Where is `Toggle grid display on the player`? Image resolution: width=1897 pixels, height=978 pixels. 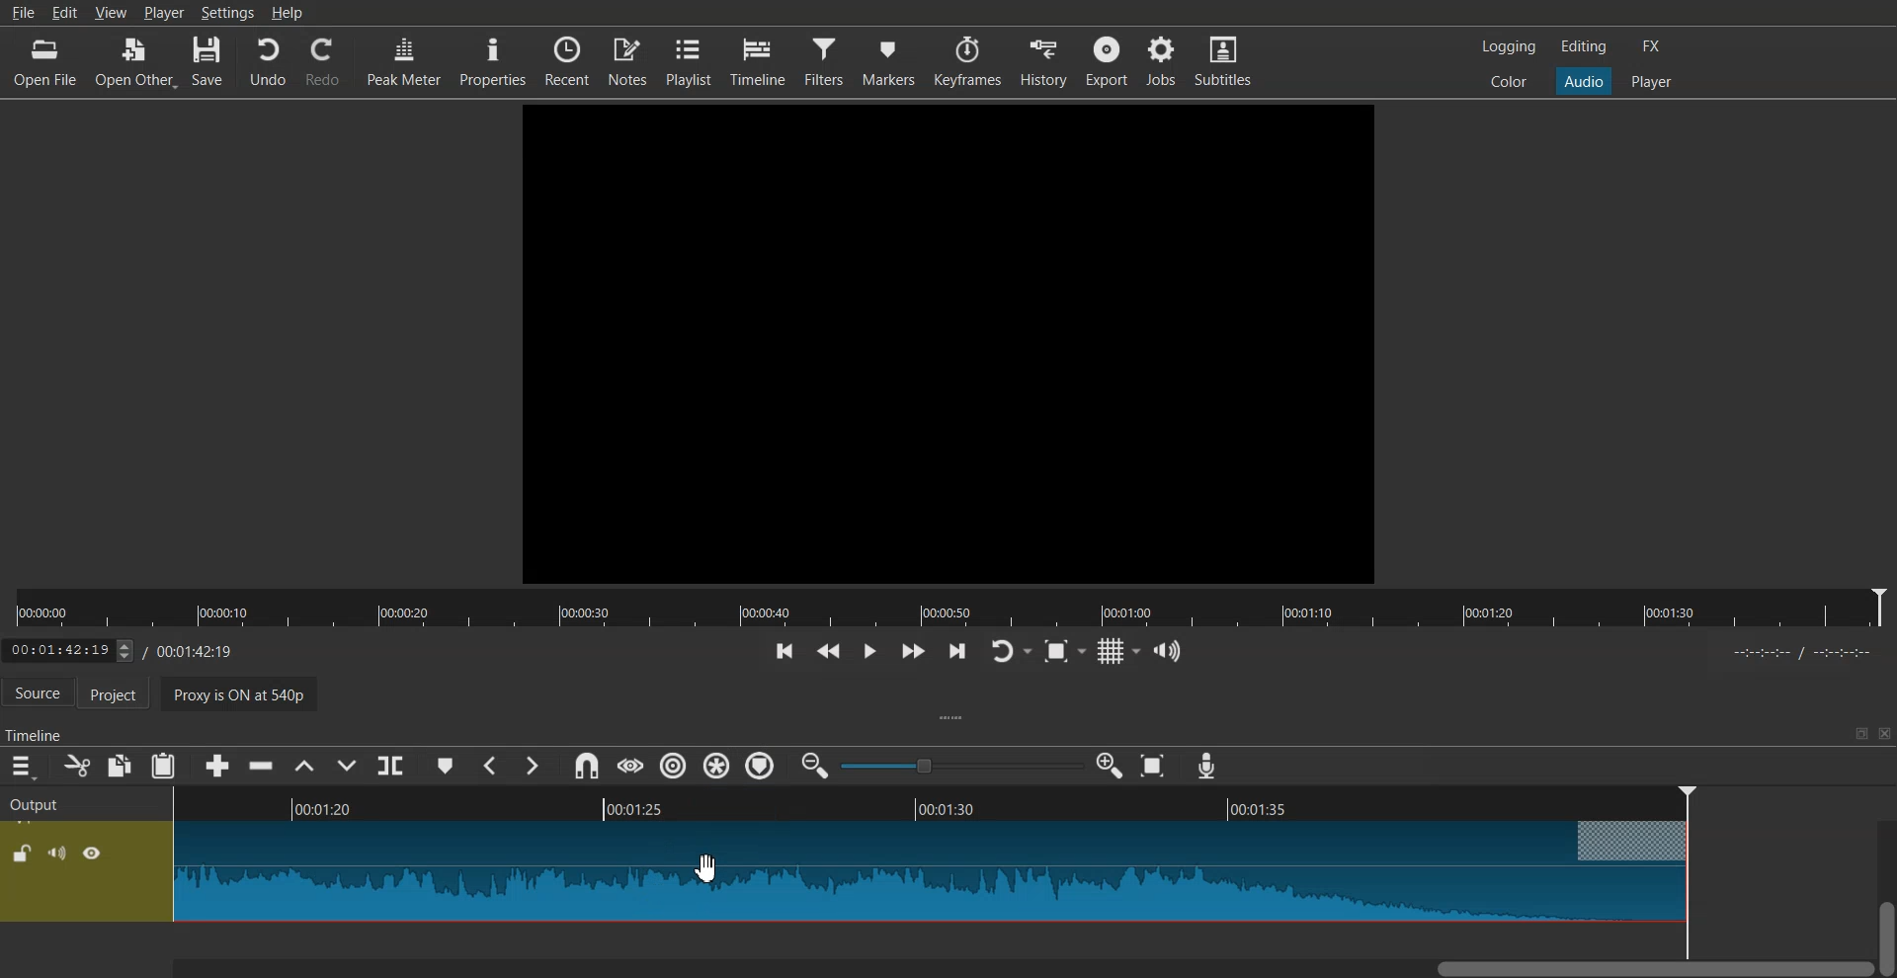
Toggle grid display on the player is located at coordinates (1119, 649).